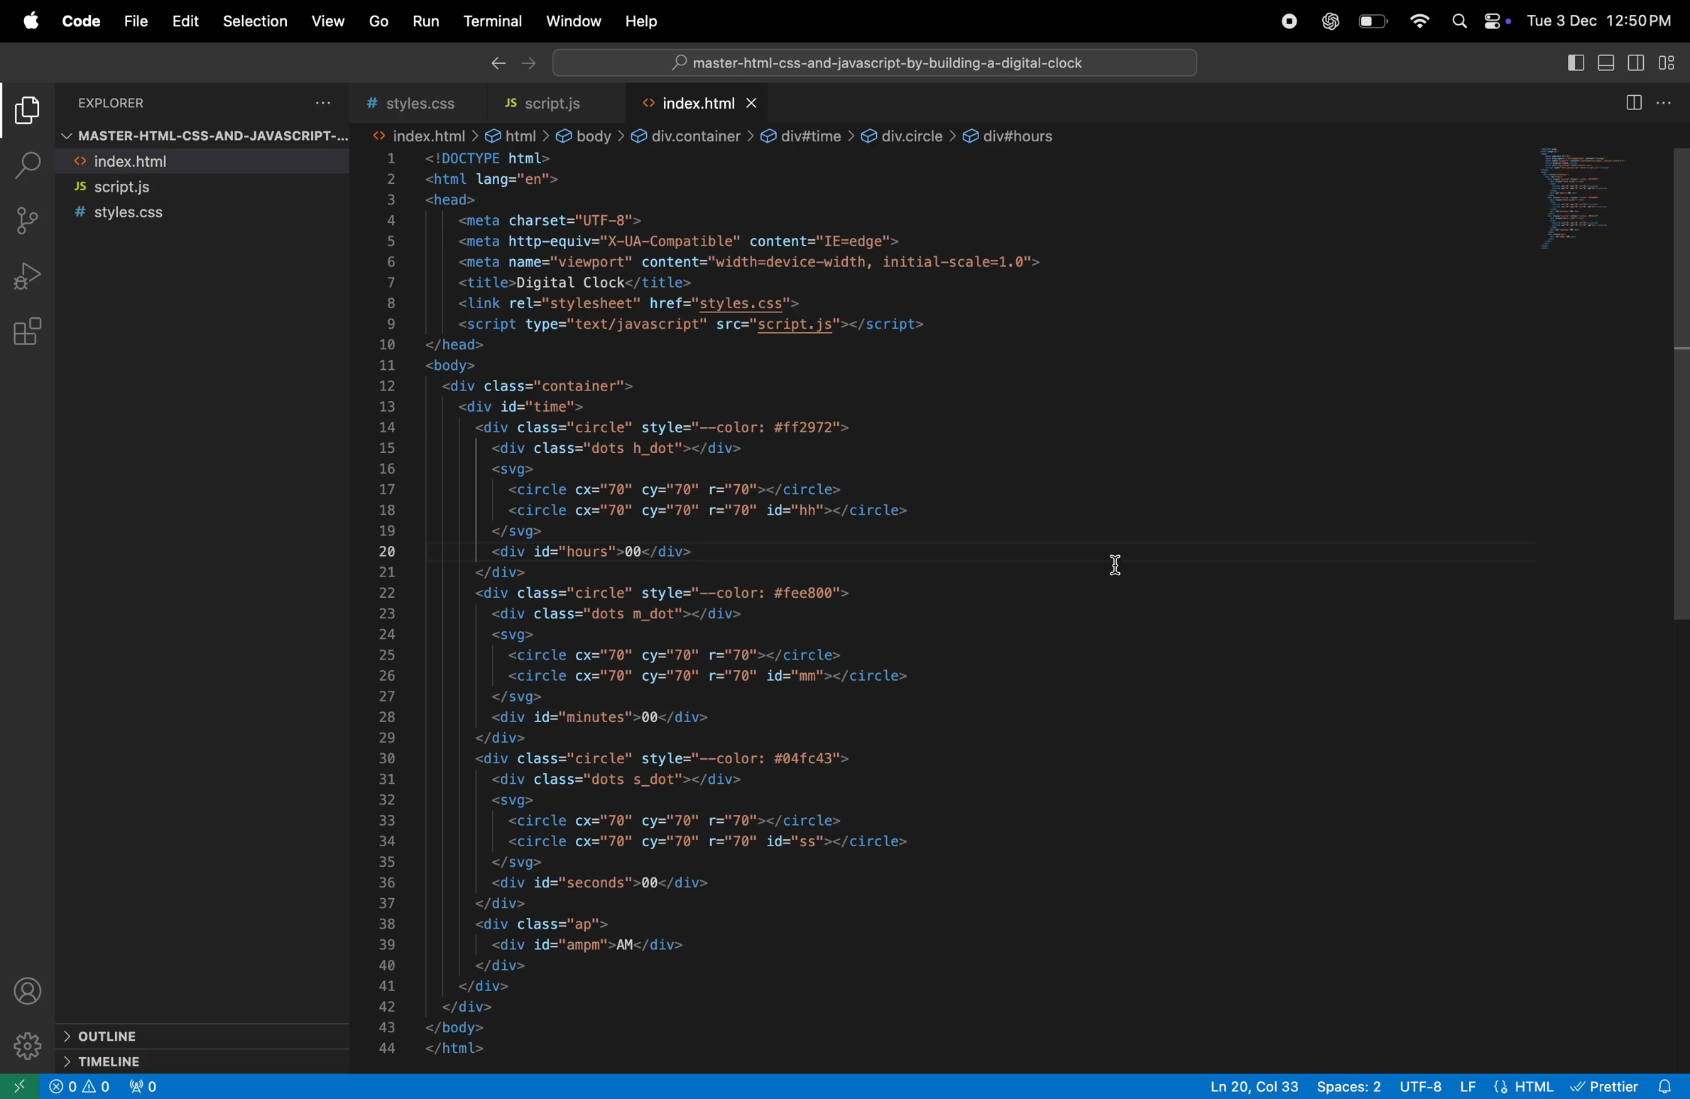 The width and height of the screenshot is (1690, 1099). Describe the element at coordinates (1421, 18) in the screenshot. I see `wifi` at that location.